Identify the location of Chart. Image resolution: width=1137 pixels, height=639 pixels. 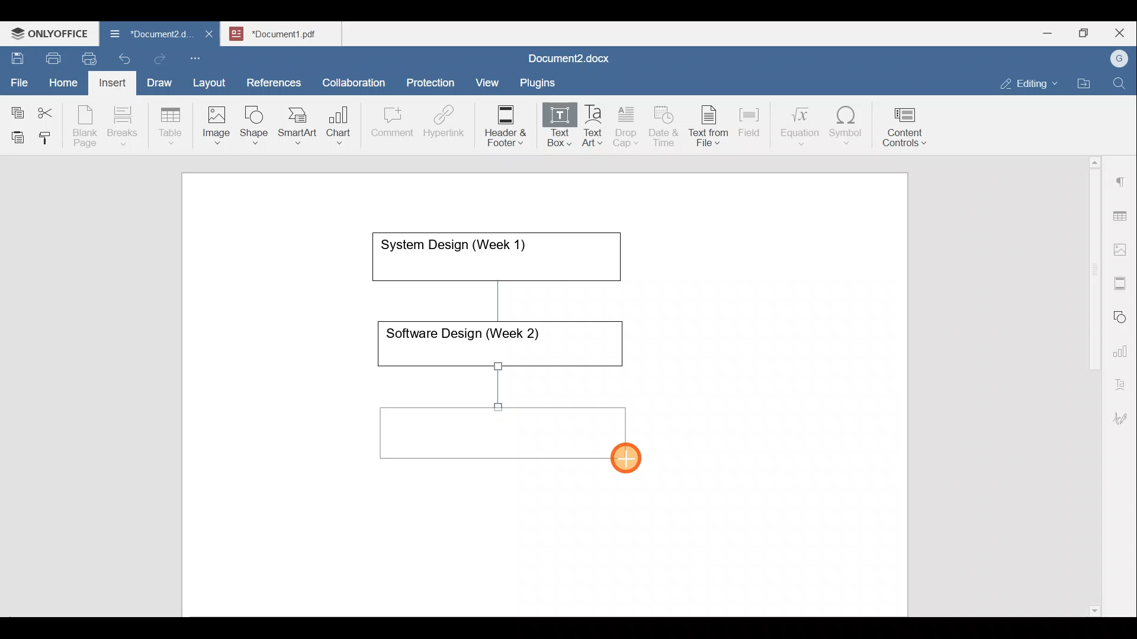
(336, 127).